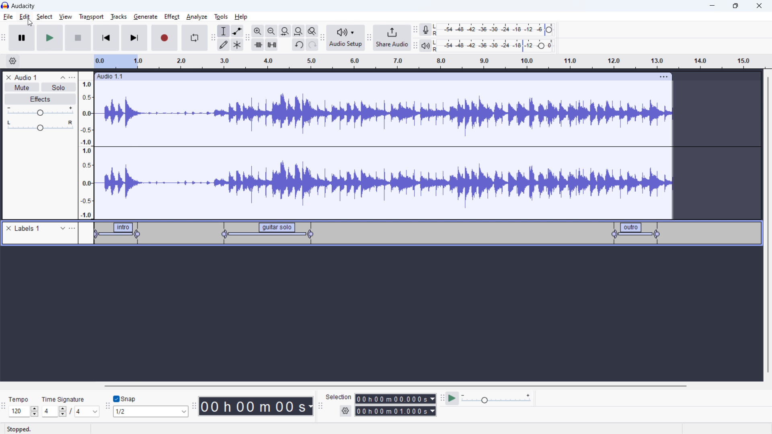 The image size is (772, 434). Describe the element at coordinates (238, 45) in the screenshot. I see `multi tool` at that location.